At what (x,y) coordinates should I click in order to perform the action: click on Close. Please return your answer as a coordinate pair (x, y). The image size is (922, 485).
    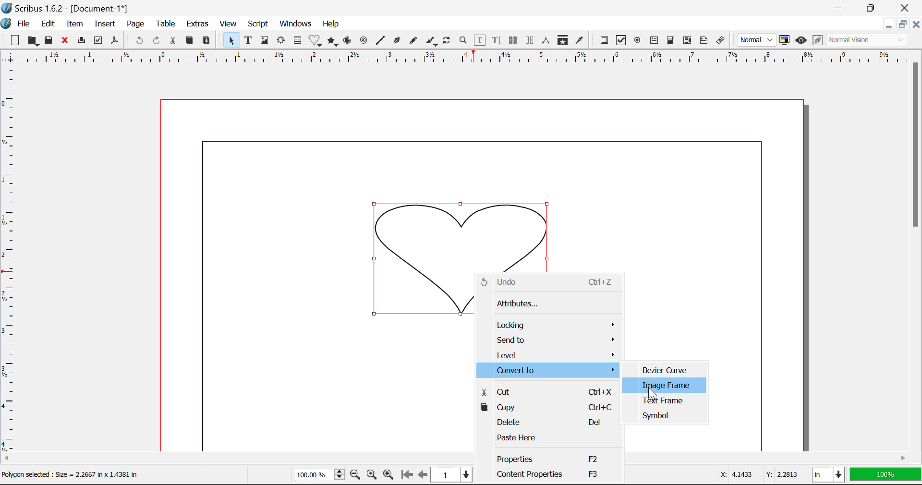
    Looking at the image, I should click on (67, 42).